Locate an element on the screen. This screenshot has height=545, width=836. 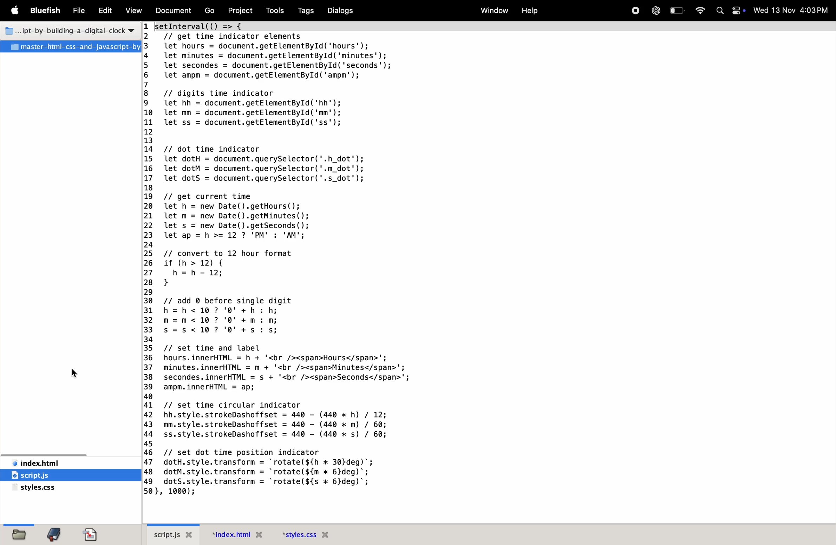
wifi is located at coordinates (701, 10).